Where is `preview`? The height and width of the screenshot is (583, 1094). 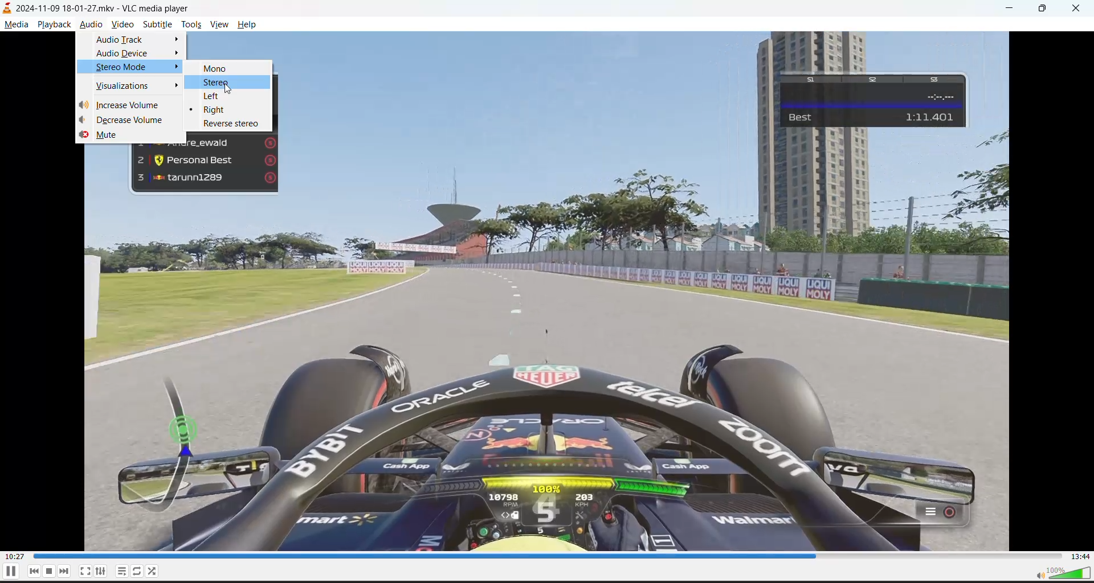 preview is located at coordinates (108, 176).